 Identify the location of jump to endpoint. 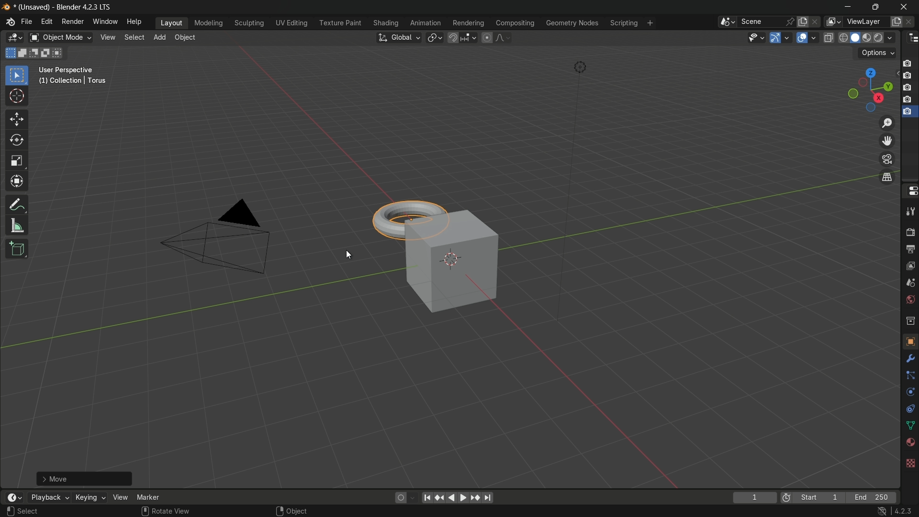
(489, 498).